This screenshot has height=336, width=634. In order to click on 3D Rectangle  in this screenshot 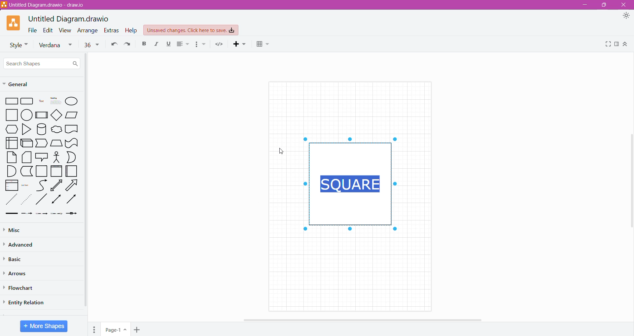, I will do `click(26, 144)`.